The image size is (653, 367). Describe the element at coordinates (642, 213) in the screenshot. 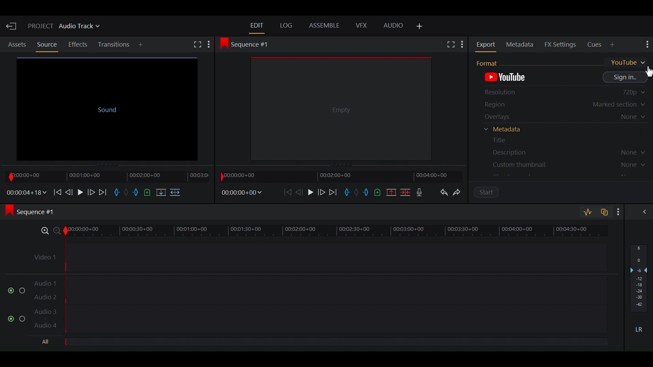

I see `Show/Hide the Full audio mix` at that location.